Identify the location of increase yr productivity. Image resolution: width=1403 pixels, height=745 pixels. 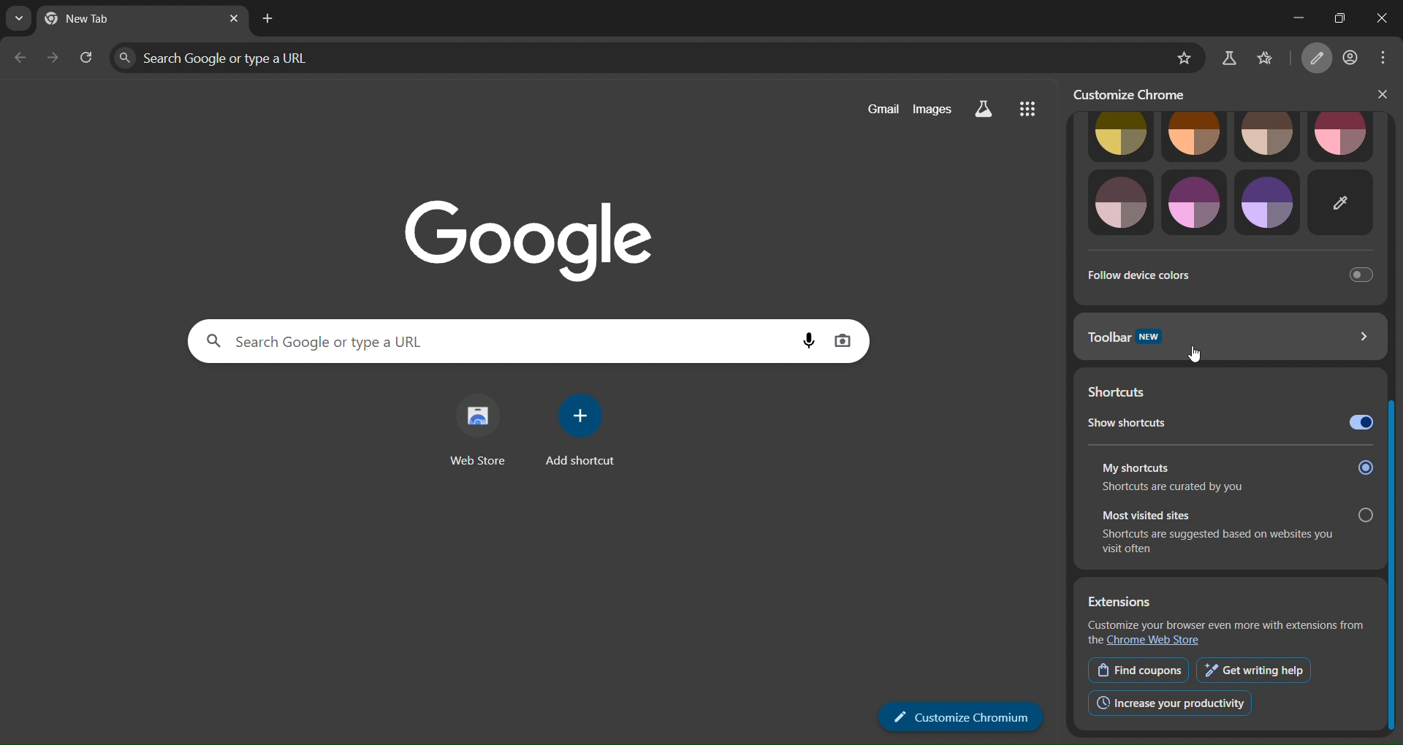
(1170, 702).